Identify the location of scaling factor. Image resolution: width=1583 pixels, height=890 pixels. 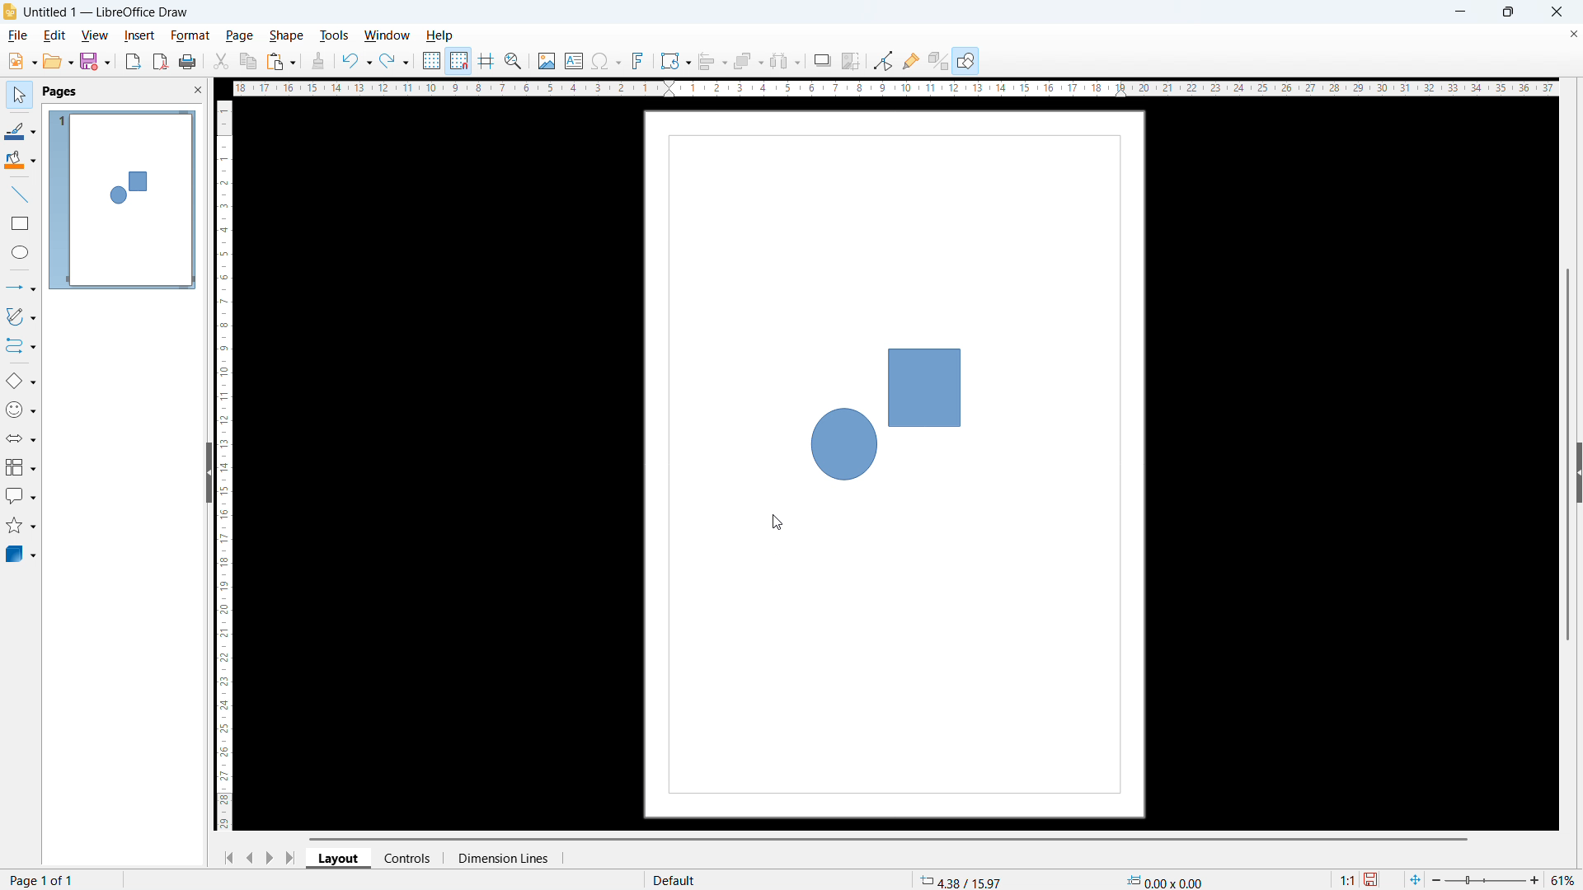
(1349, 879).